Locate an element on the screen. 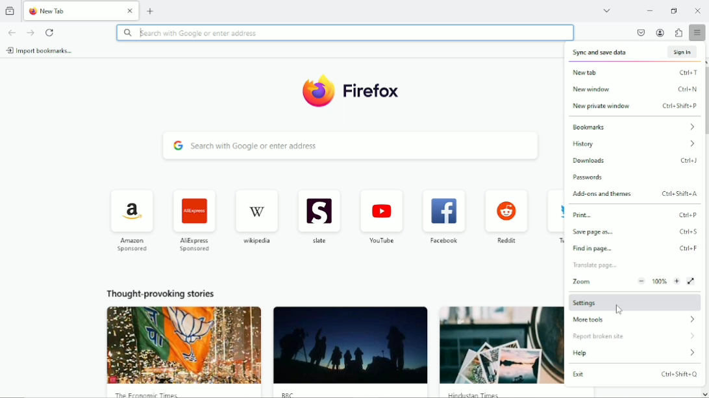  Open application menu is located at coordinates (697, 32).